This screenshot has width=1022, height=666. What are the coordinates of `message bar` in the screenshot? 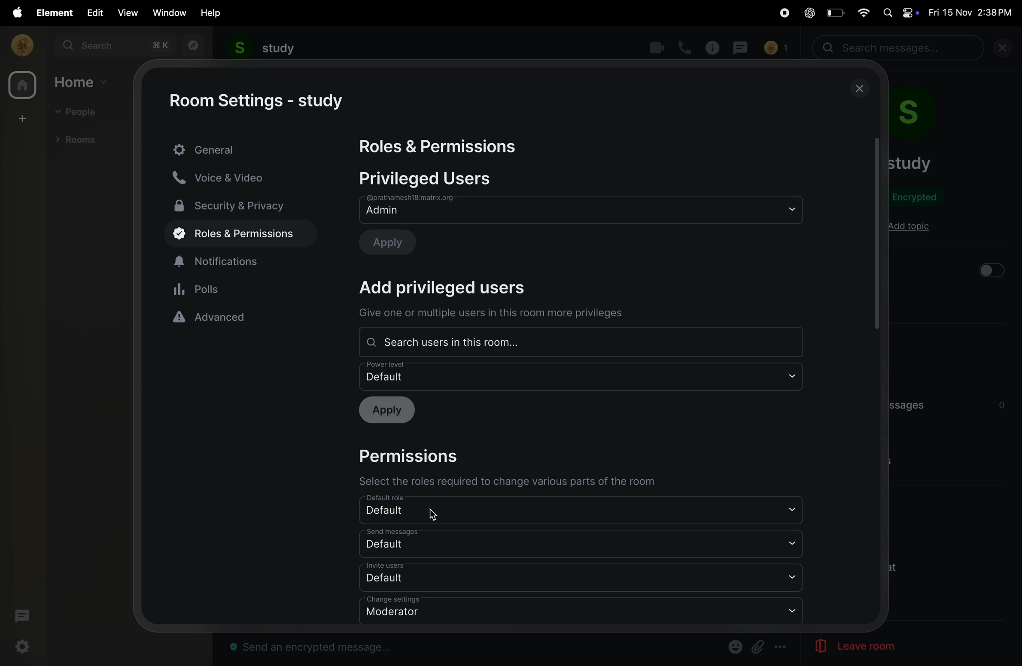 It's located at (315, 648).